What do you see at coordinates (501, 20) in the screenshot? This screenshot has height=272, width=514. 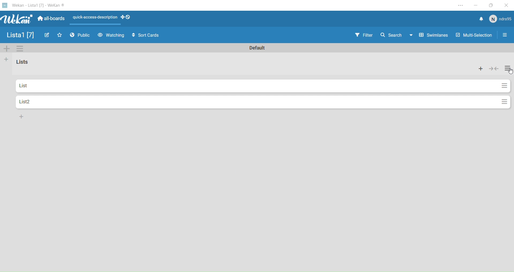 I see `user` at bounding box center [501, 20].